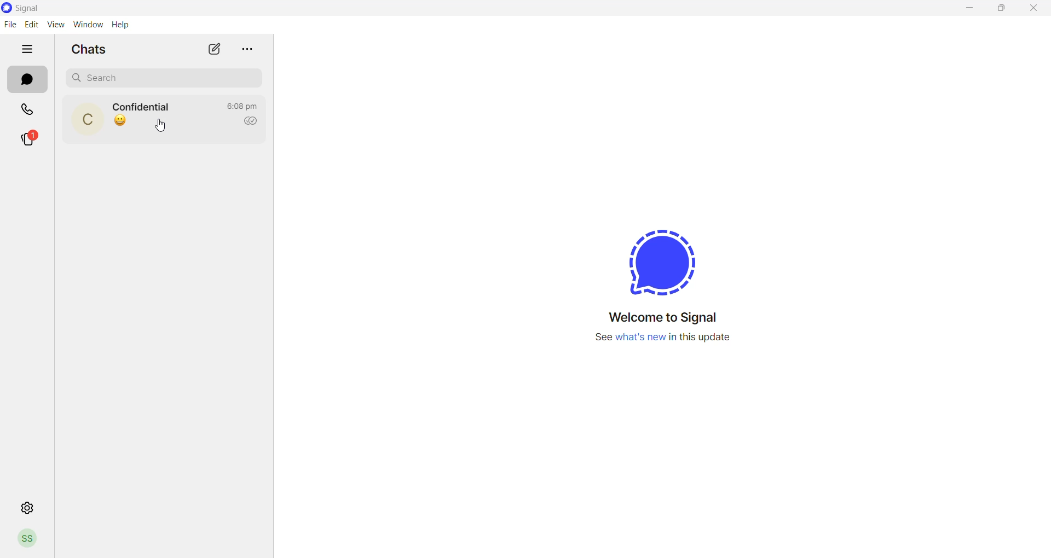 This screenshot has width=1051, height=558. I want to click on view, so click(54, 24).